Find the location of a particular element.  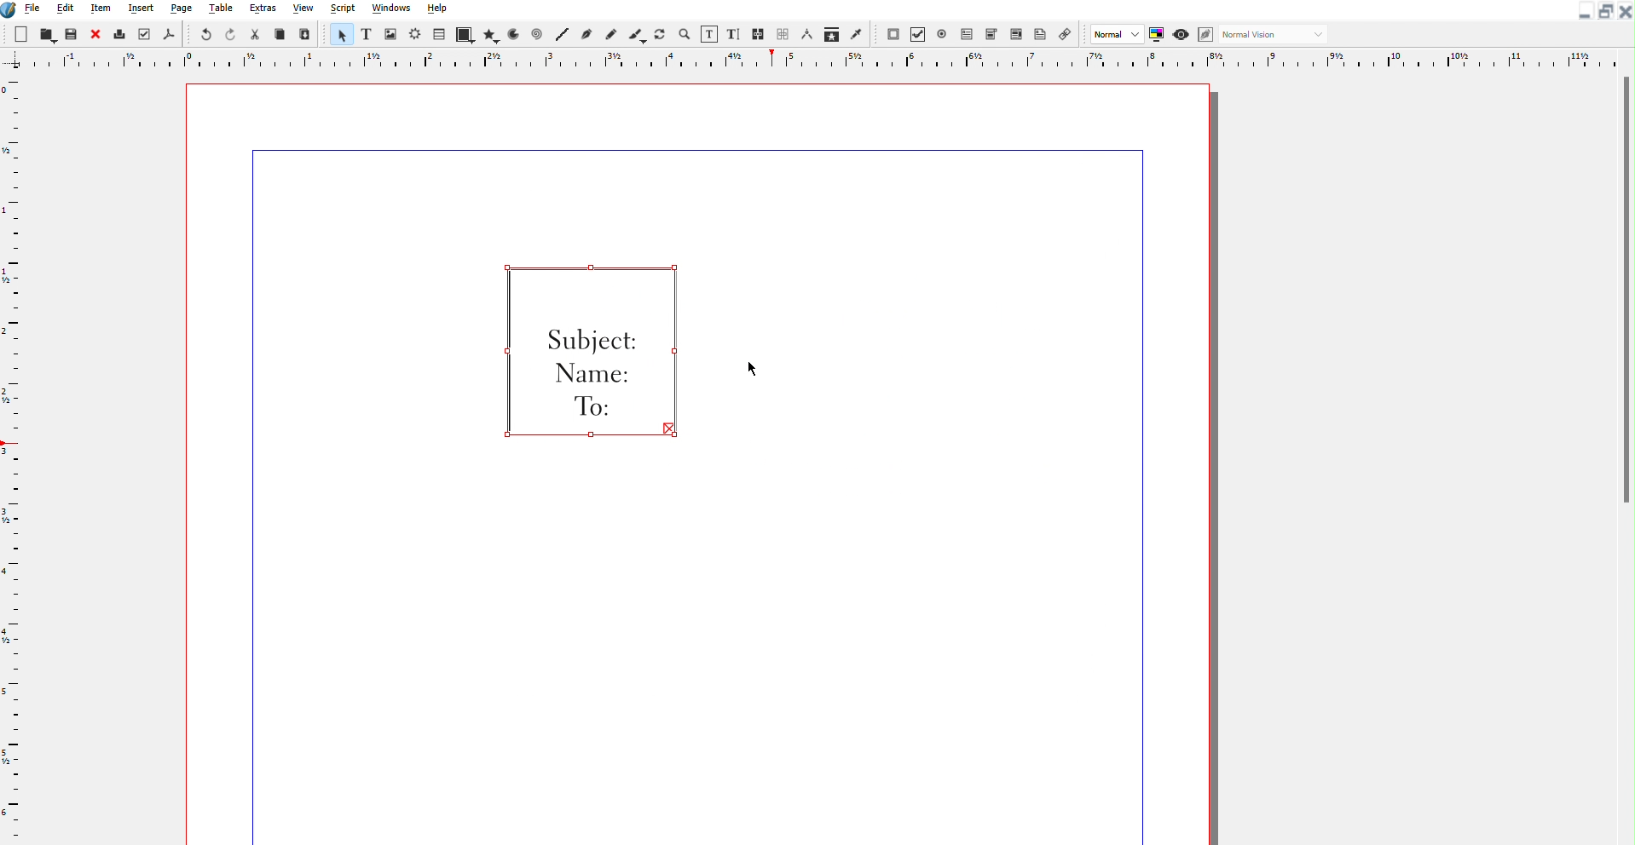

PDF Tools is located at coordinates (976, 33).